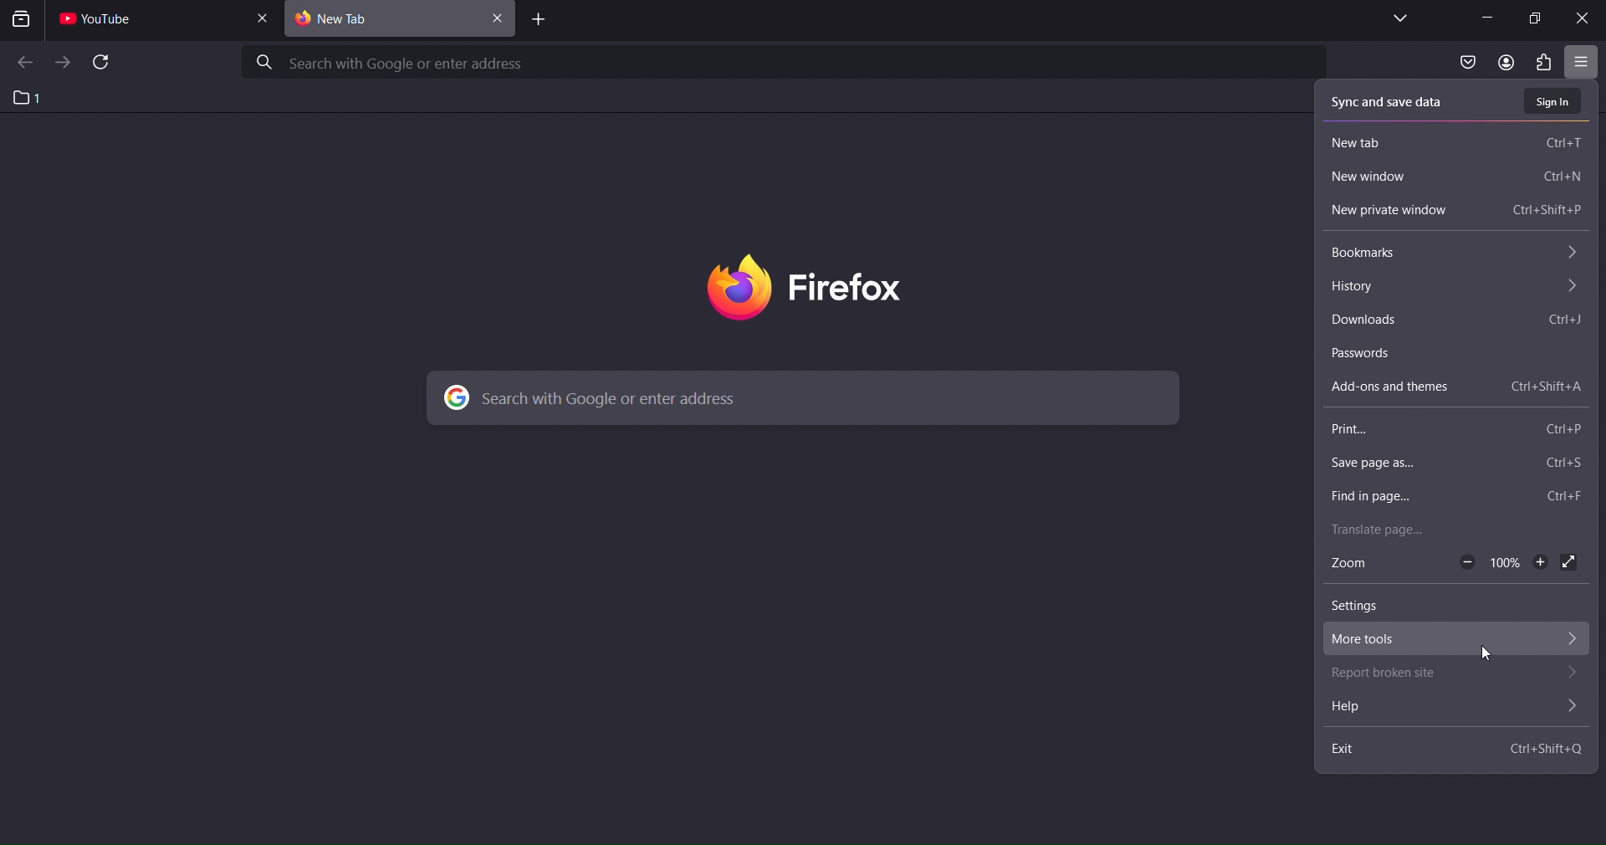 This screenshot has height=845, width=1606. I want to click on new private window, so click(1406, 210).